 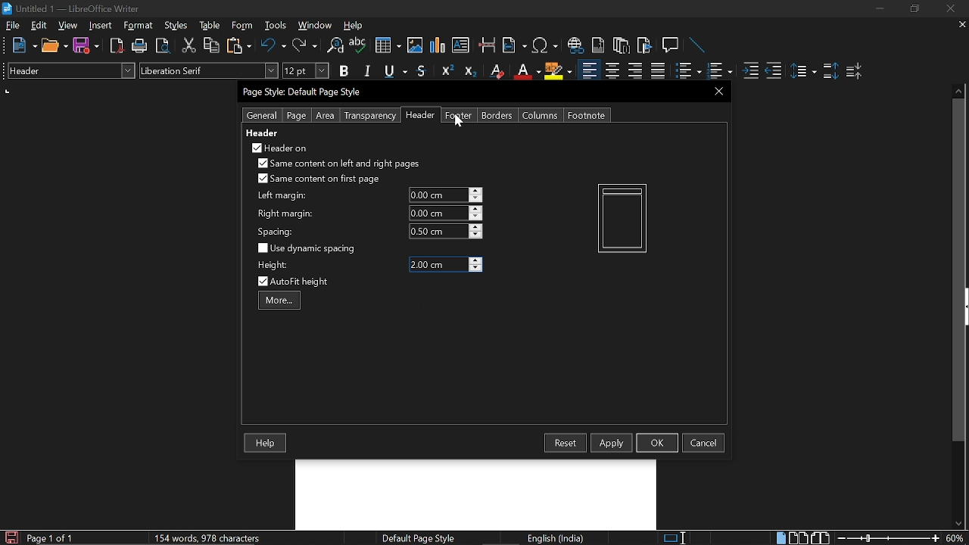 I want to click on toggle ordered list, so click(x=688, y=71).